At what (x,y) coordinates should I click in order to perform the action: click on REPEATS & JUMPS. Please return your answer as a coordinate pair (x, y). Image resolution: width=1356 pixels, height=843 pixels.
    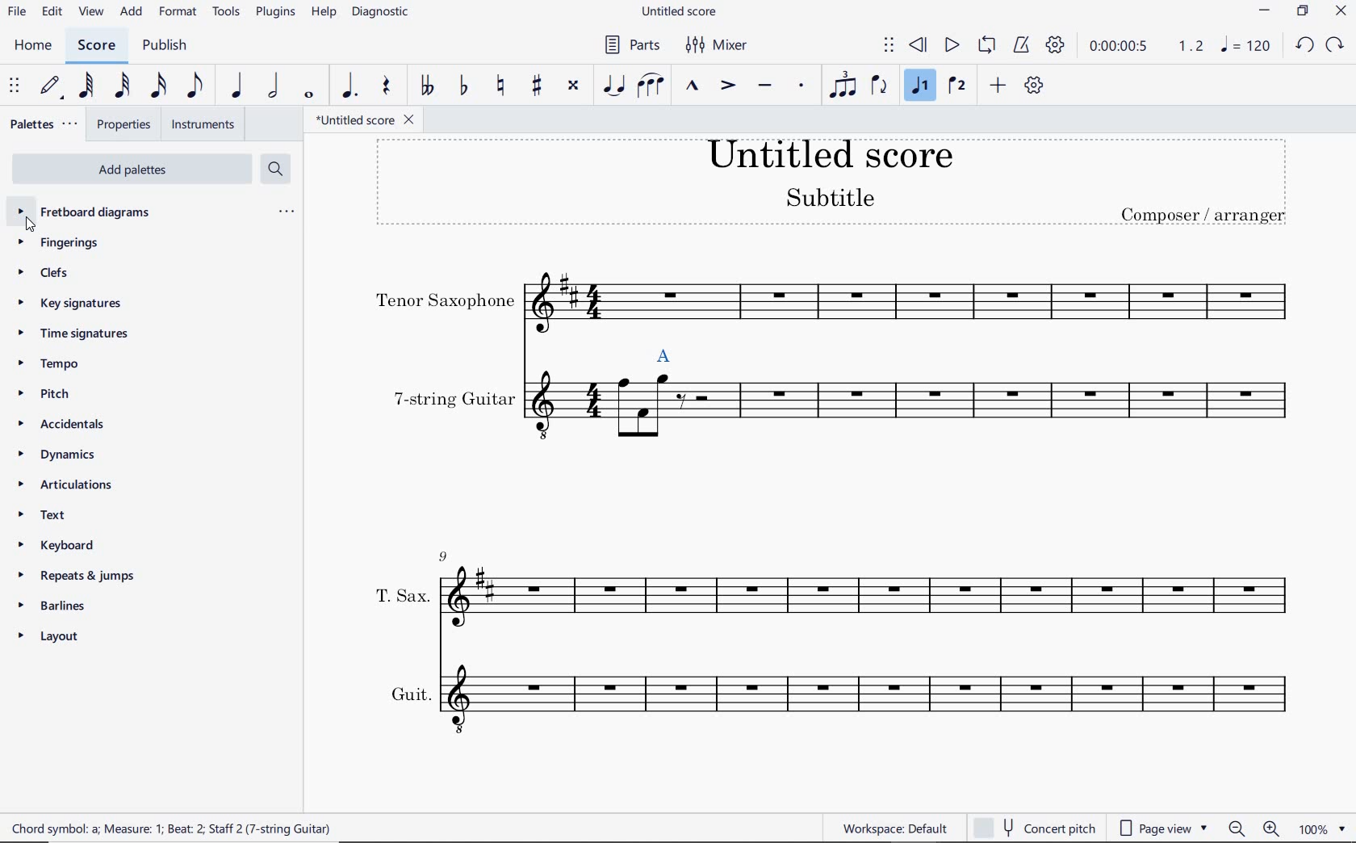
    Looking at the image, I should click on (77, 575).